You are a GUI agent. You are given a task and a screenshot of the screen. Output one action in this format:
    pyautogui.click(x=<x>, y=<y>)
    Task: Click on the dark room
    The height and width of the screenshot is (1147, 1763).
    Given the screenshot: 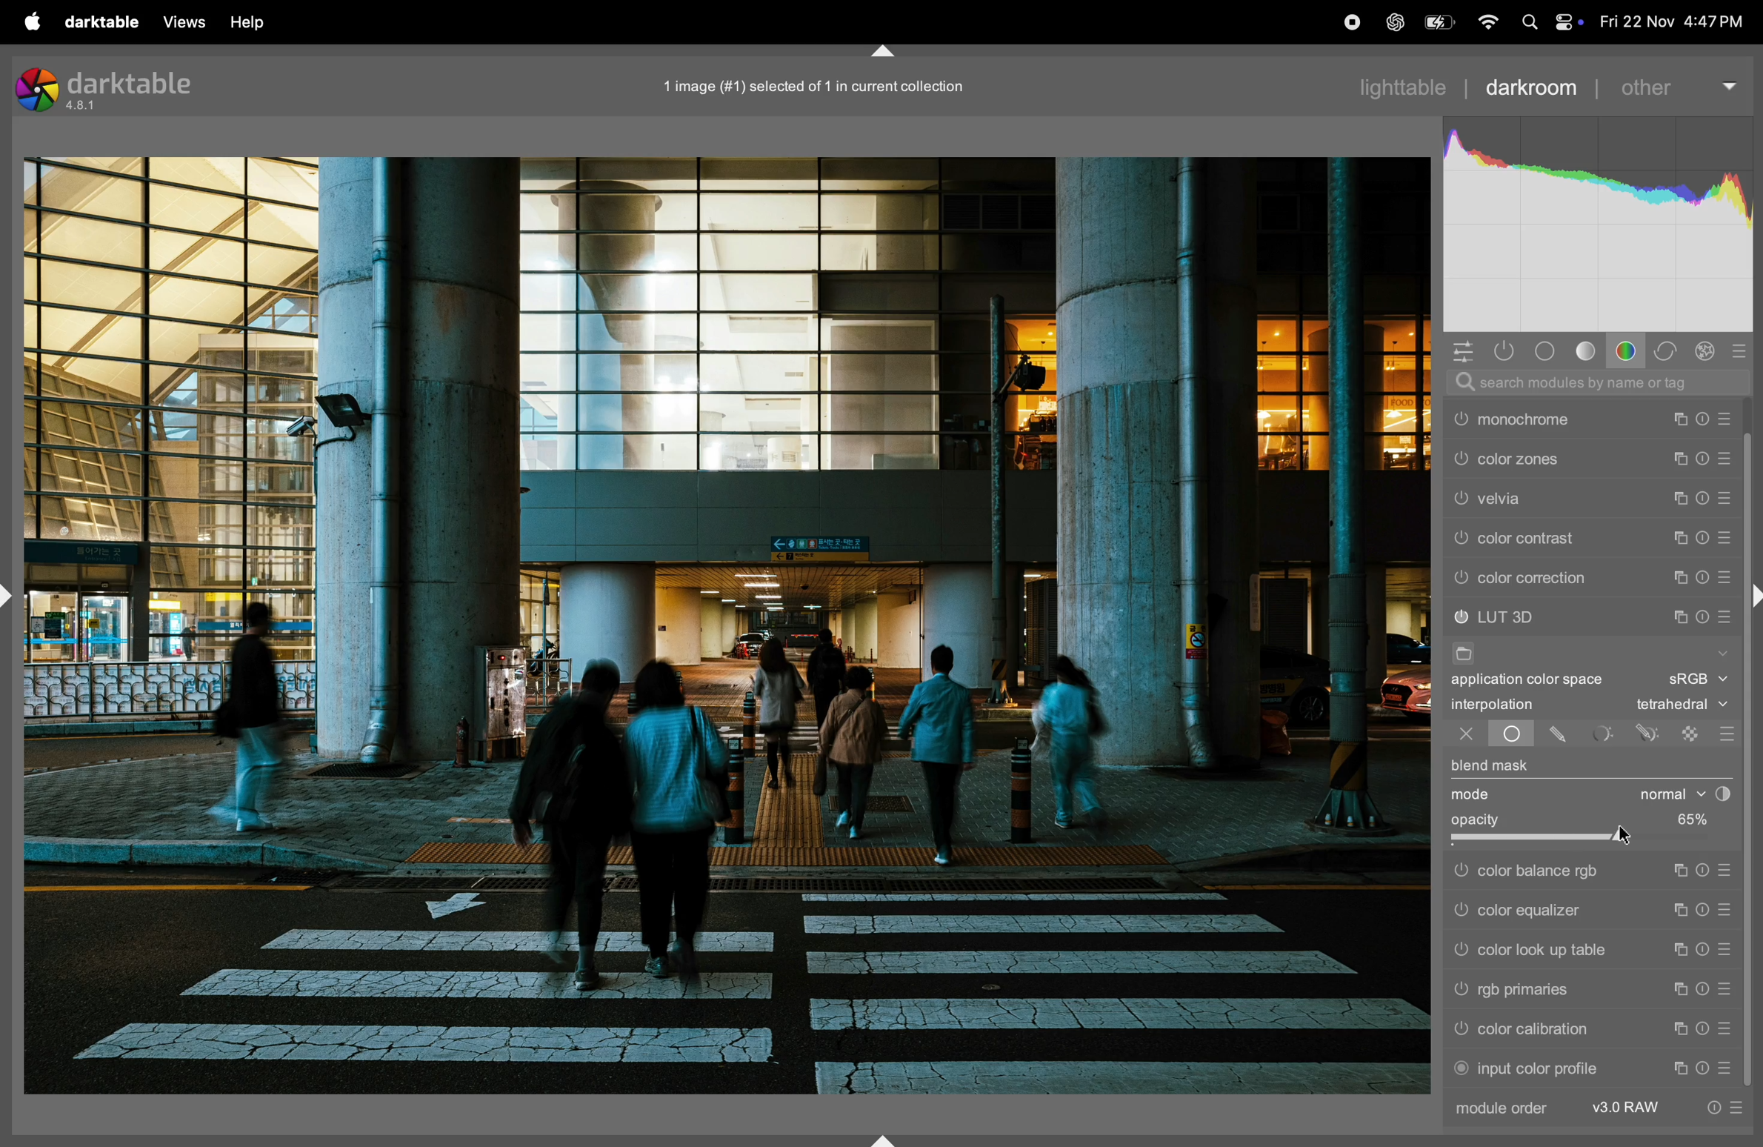 What is the action you would take?
    pyautogui.click(x=1536, y=87)
    